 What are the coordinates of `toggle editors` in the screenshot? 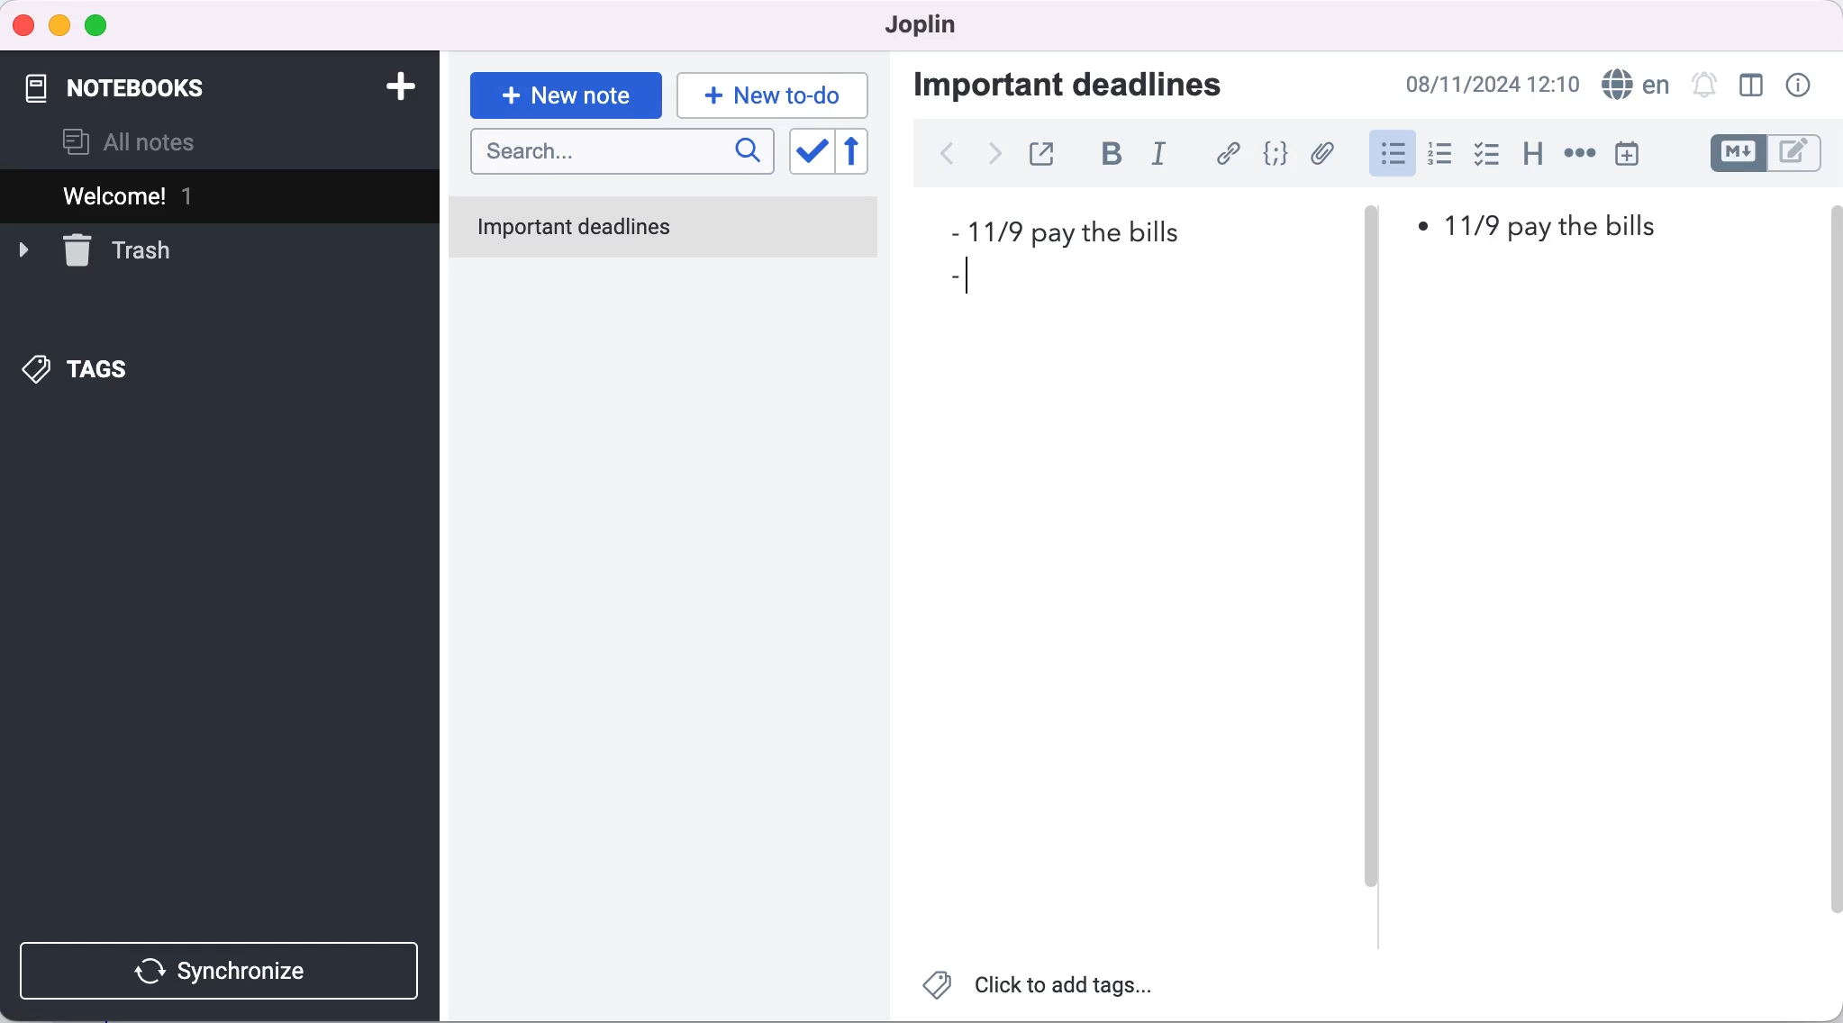 It's located at (1772, 157).